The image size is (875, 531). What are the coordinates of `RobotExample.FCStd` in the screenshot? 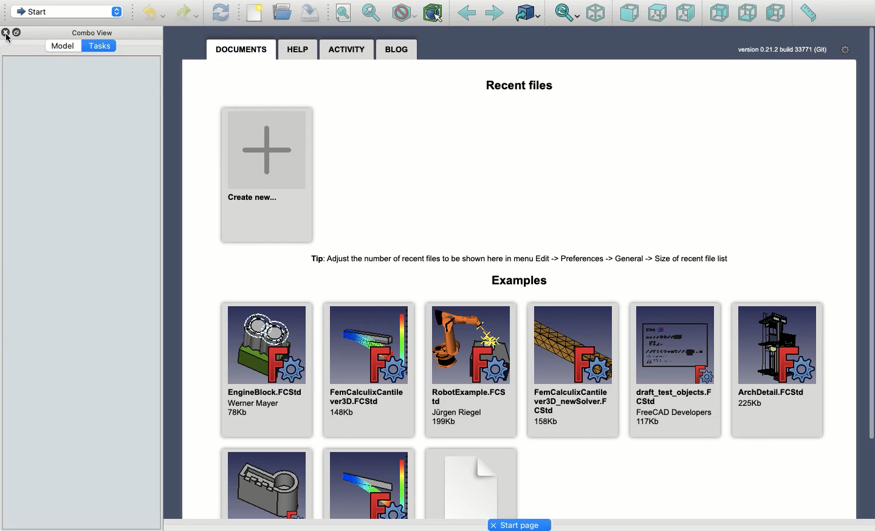 It's located at (470, 371).